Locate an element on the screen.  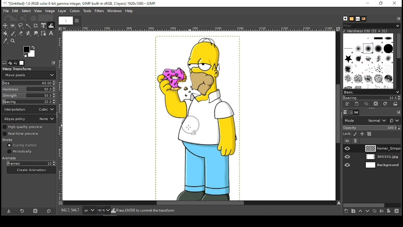
filters is located at coordinates (99, 11).